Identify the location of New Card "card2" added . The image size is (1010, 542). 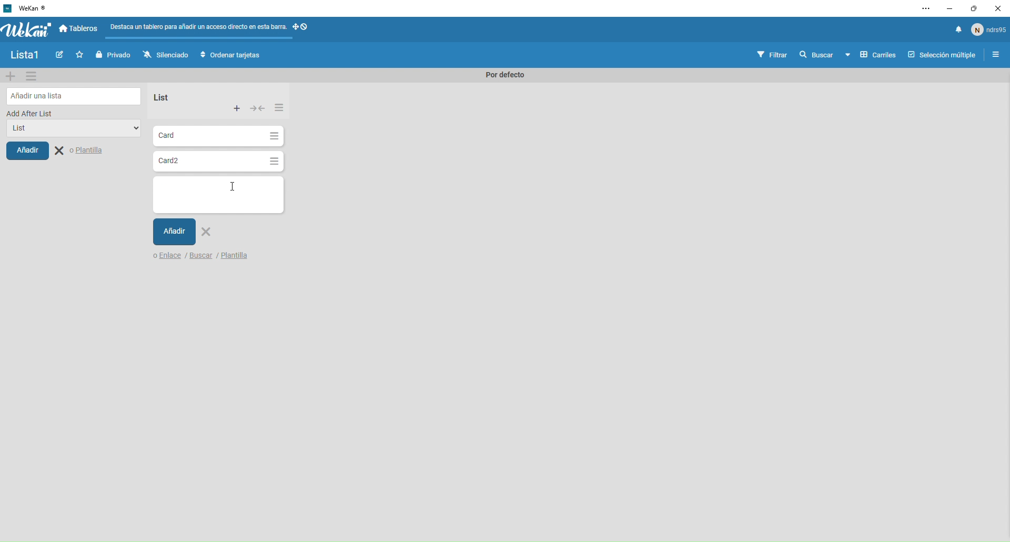
(207, 162).